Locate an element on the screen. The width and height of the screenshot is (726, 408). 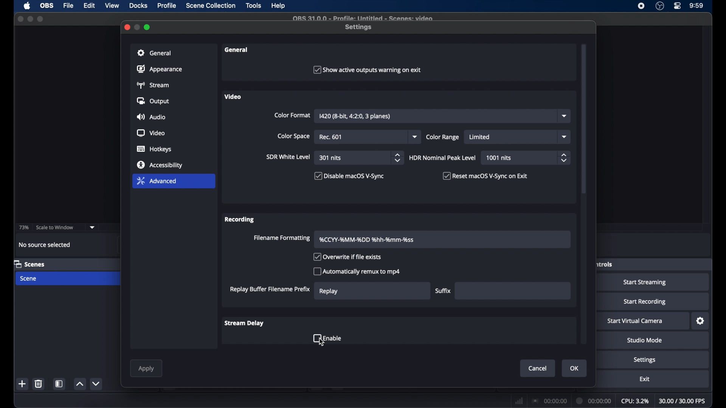
checkbox is located at coordinates (349, 176).